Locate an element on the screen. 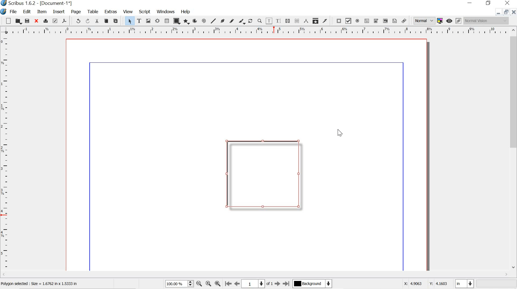  WINDOWS is located at coordinates (165, 11).